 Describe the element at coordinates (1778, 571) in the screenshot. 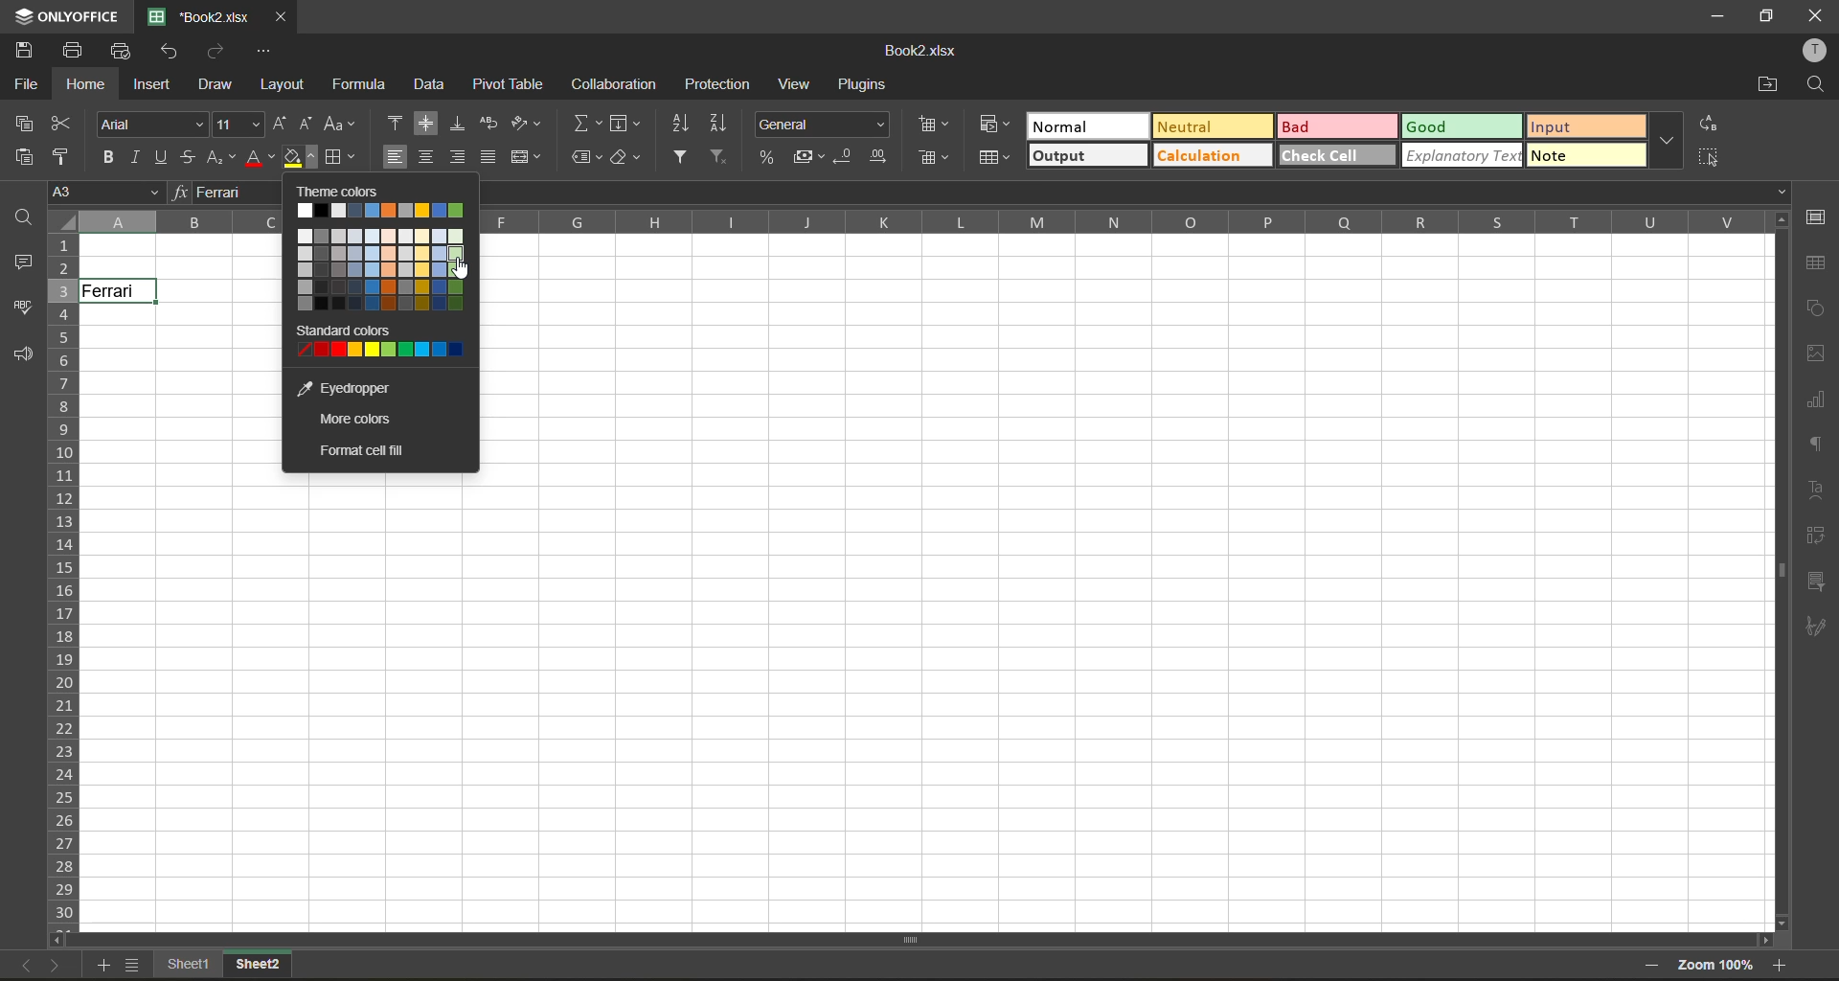

I see `Vertical Scrollbar` at that location.